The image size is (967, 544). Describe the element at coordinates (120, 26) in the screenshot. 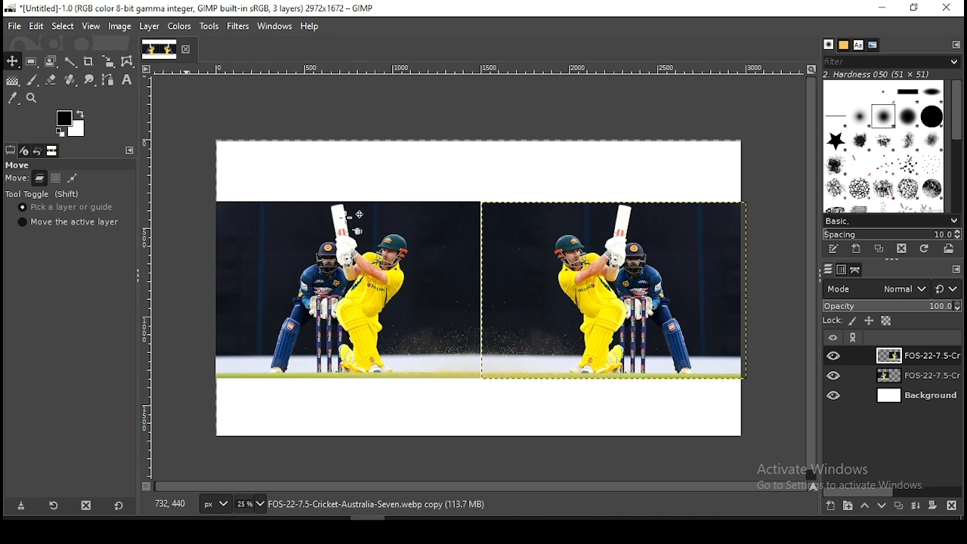

I see `image` at that location.